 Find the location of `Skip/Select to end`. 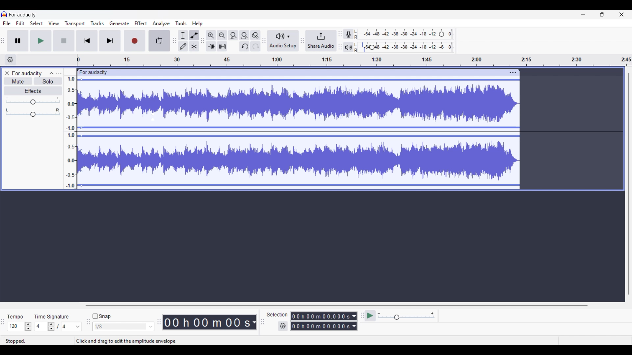

Skip/Select to end is located at coordinates (110, 41).